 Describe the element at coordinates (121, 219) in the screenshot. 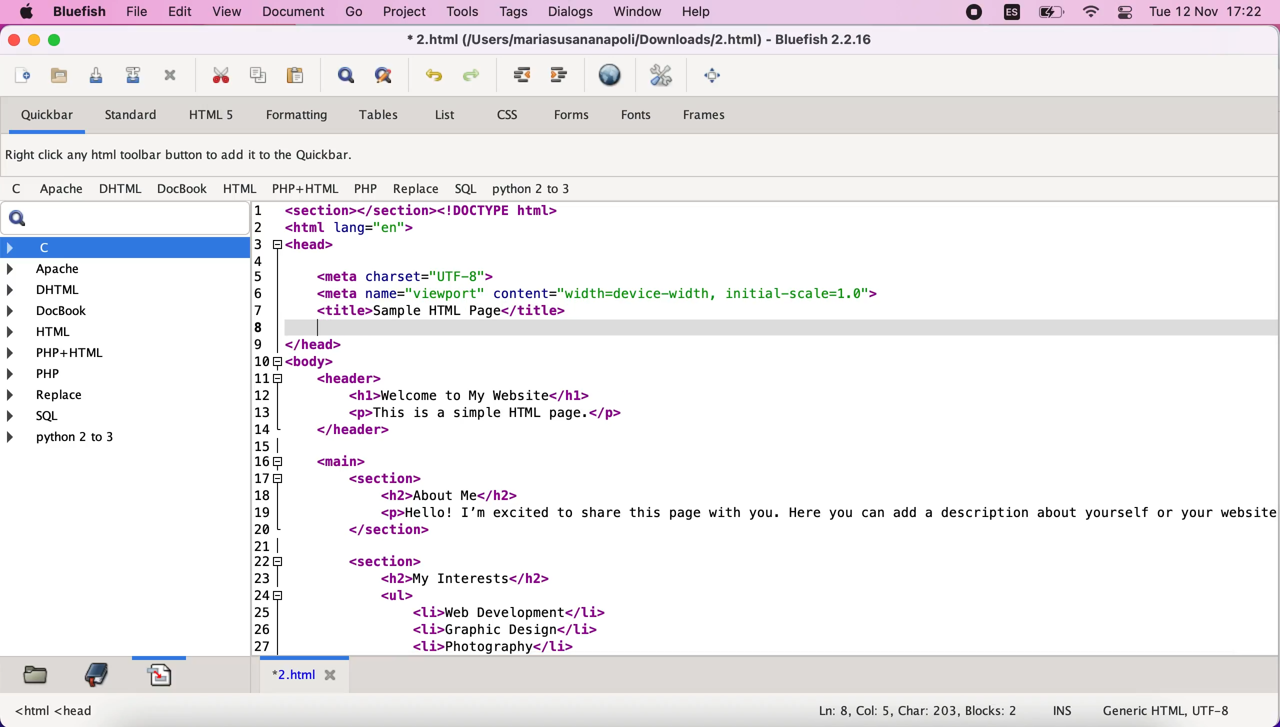

I see `search bar` at that location.